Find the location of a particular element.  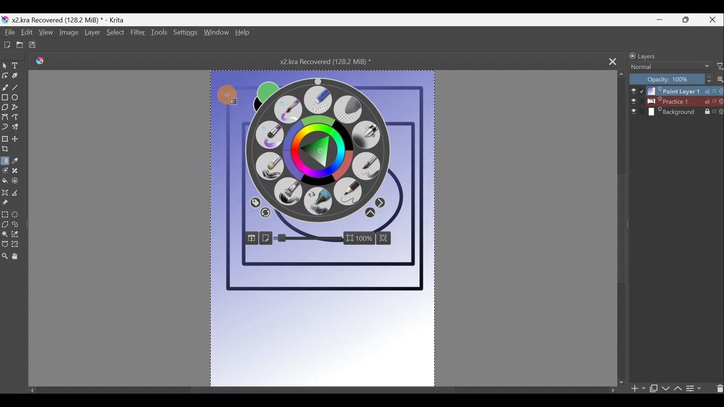

Minimise is located at coordinates (663, 20).